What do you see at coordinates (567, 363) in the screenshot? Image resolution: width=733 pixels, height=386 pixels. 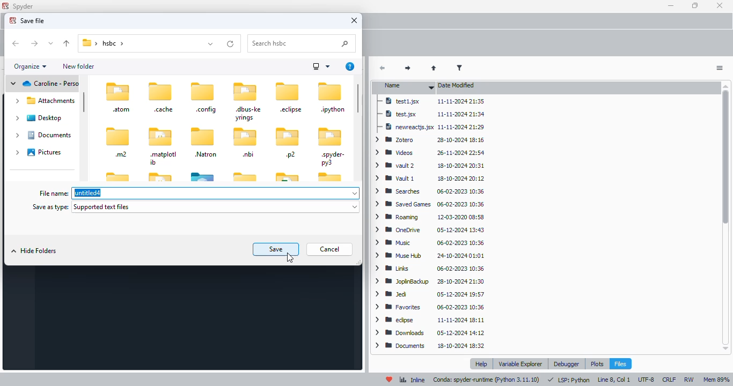 I see `debugger` at bounding box center [567, 363].